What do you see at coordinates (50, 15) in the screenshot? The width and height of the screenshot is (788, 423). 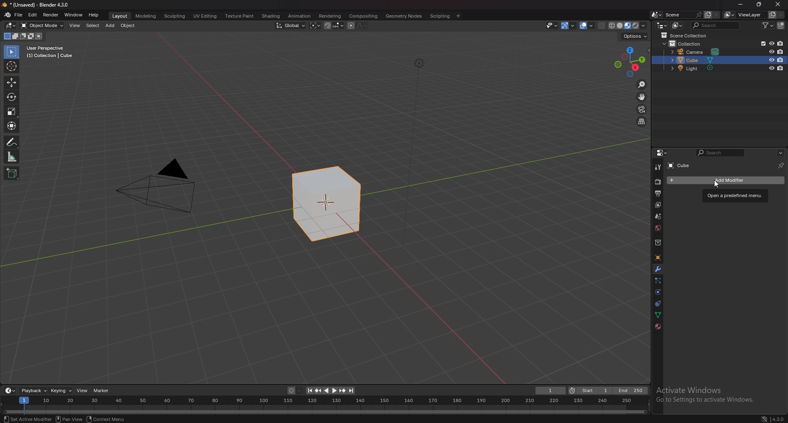 I see `render` at bounding box center [50, 15].